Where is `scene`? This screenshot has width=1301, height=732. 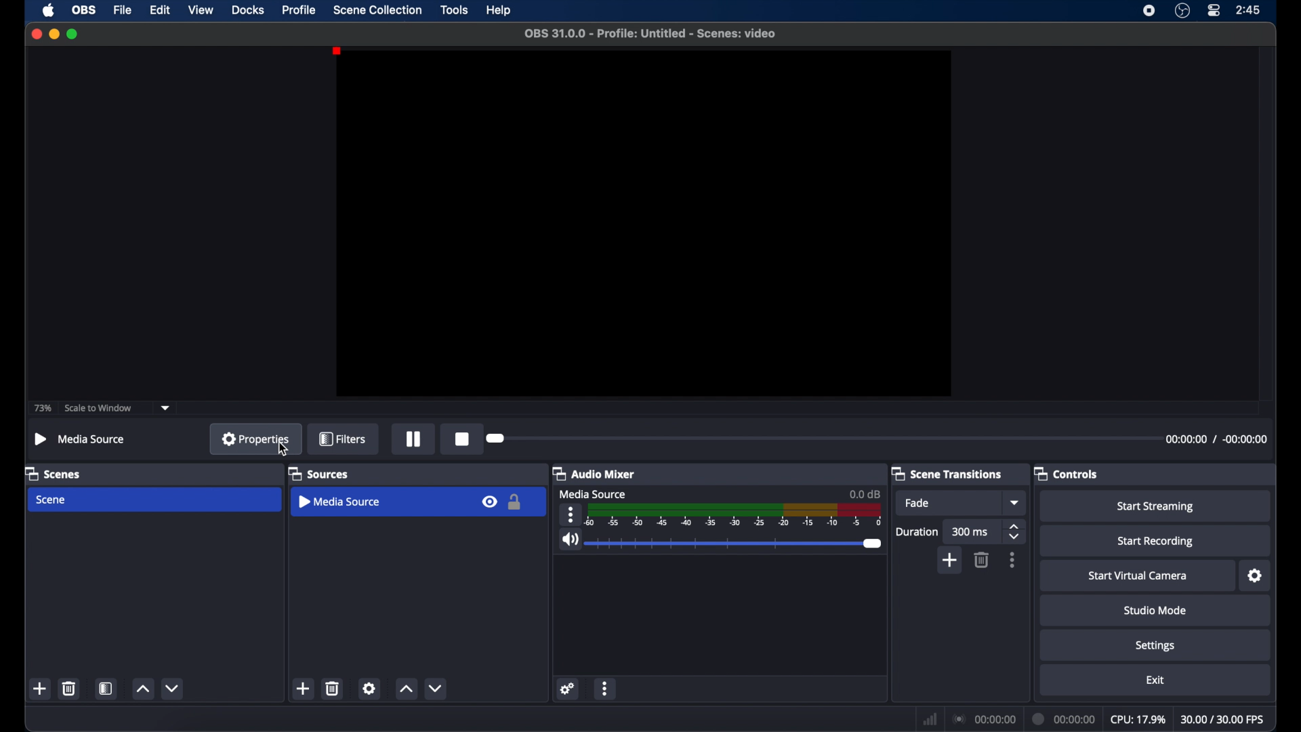 scene is located at coordinates (52, 500).